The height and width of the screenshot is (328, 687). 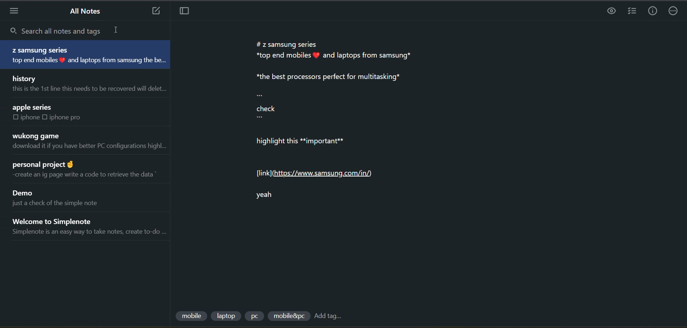 What do you see at coordinates (86, 11) in the screenshot?
I see `all notes` at bounding box center [86, 11].